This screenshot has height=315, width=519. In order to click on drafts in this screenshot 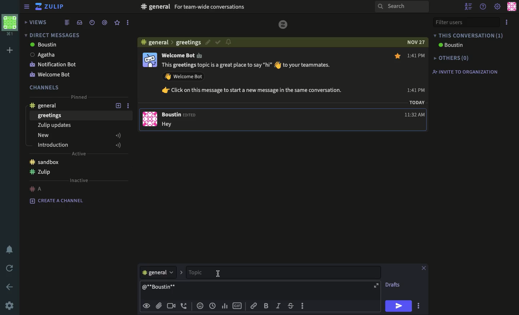, I will do `click(393, 284)`.